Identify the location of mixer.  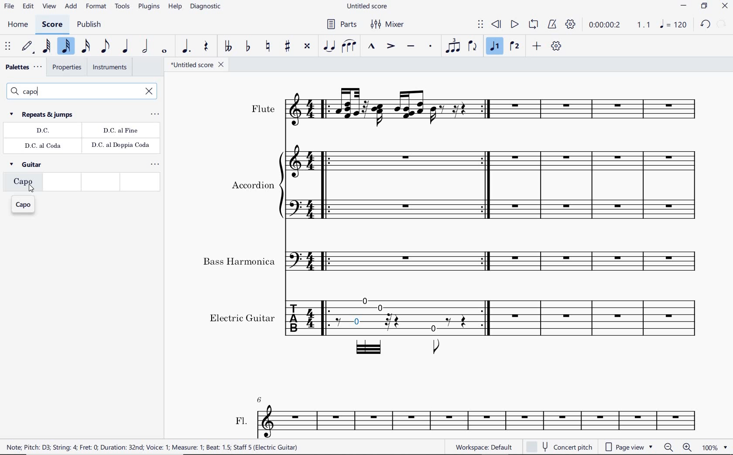
(388, 24).